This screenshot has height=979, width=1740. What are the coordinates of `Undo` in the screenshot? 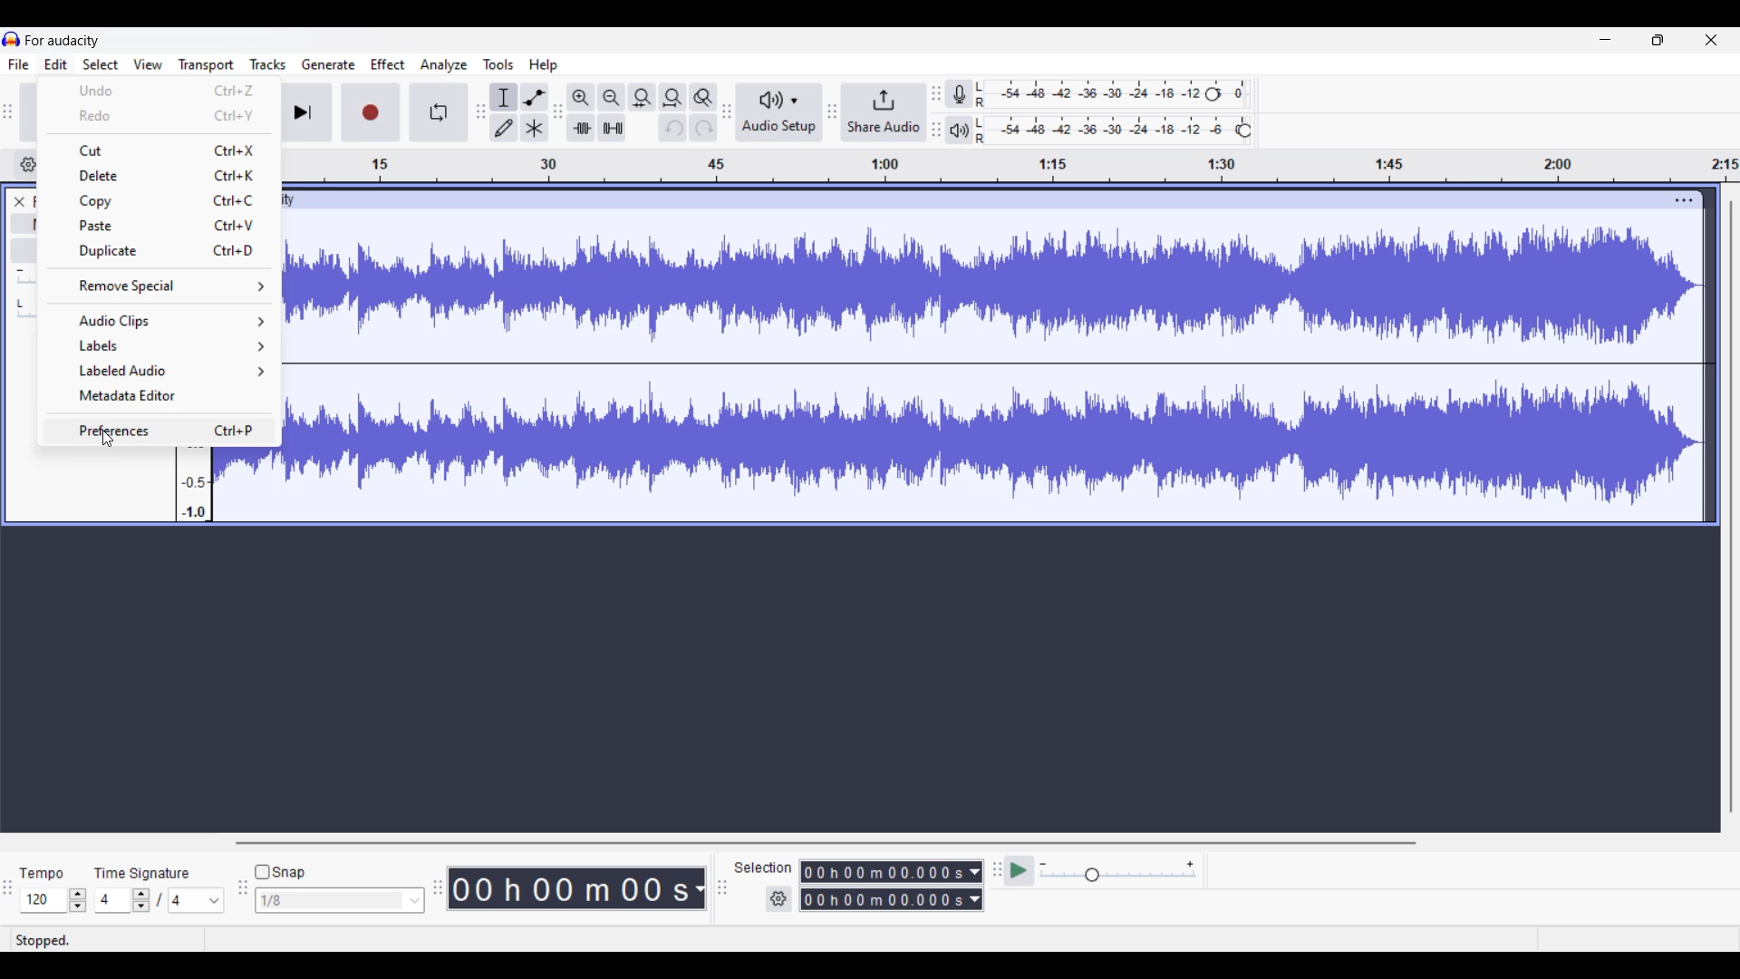 It's located at (673, 128).